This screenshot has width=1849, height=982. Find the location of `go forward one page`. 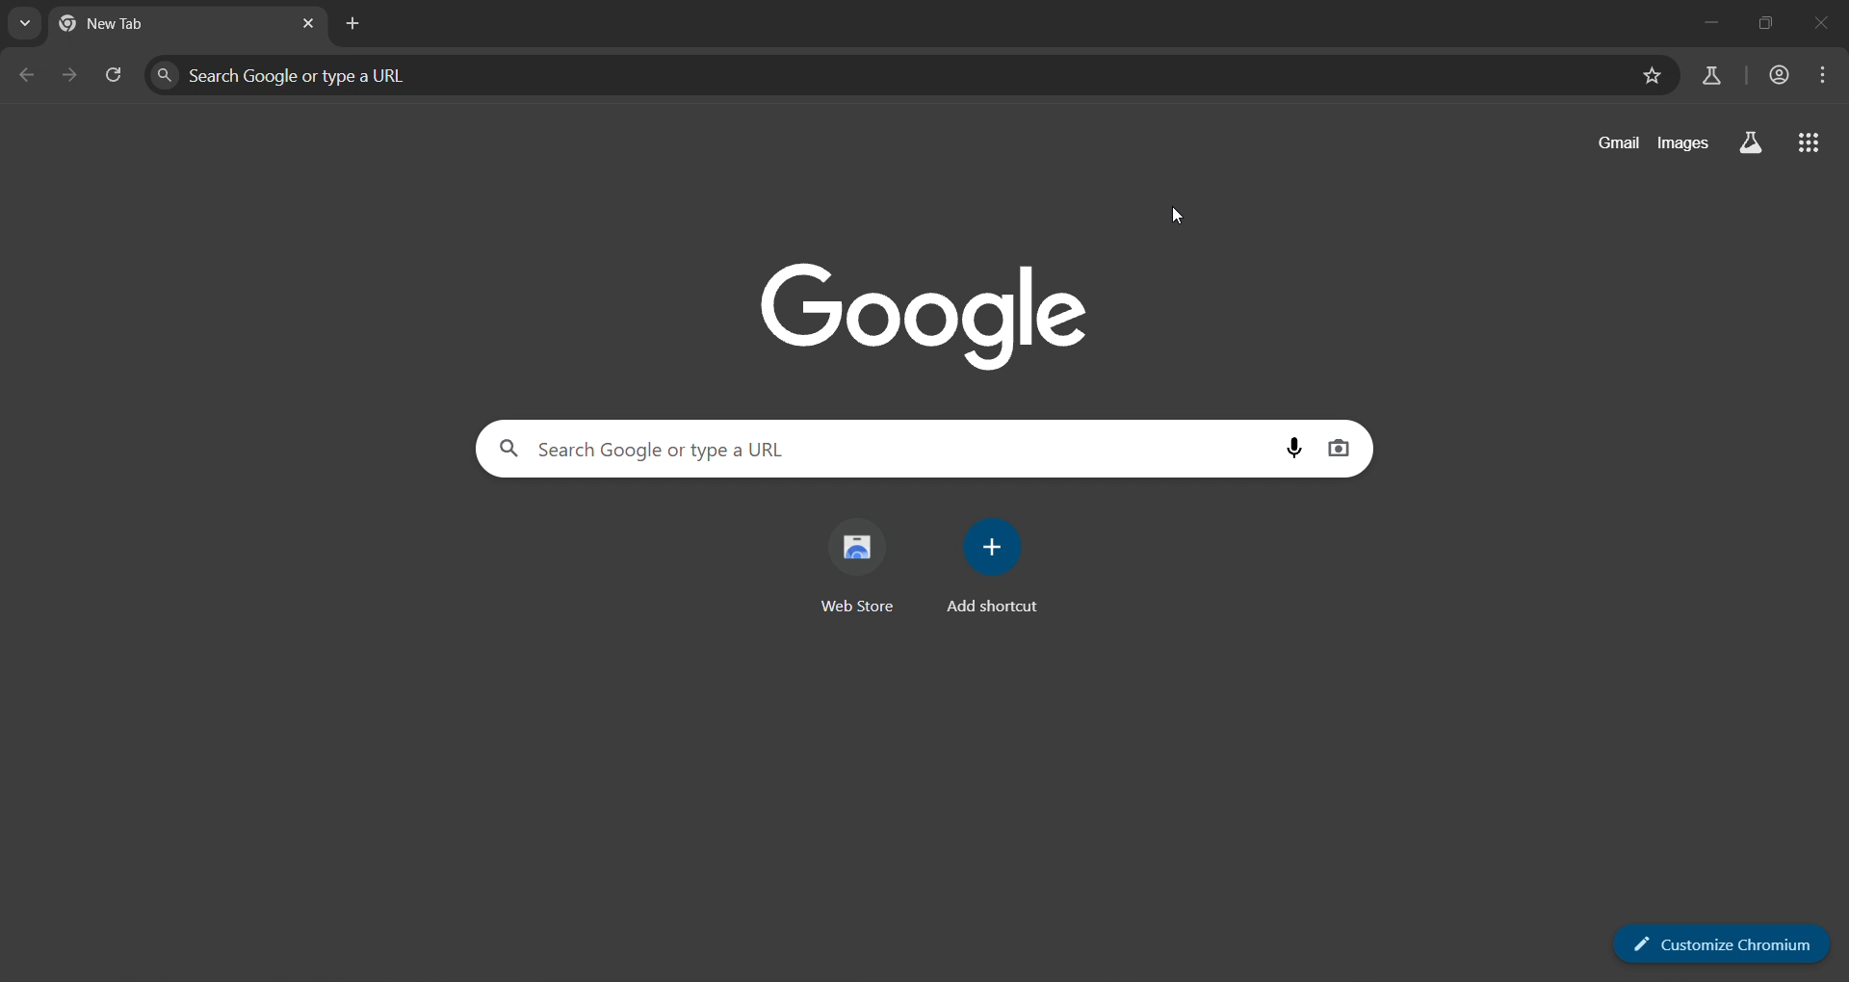

go forward one page is located at coordinates (68, 73).